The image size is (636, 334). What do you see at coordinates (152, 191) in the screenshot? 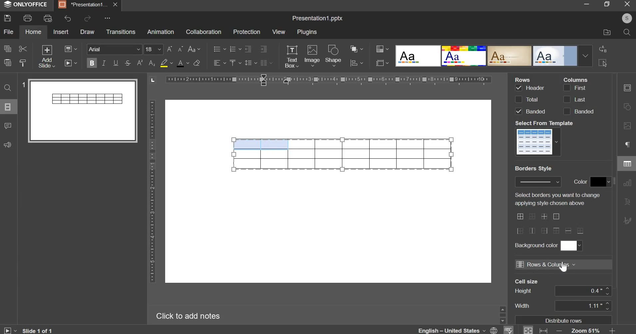
I see `vertical scale` at bounding box center [152, 191].